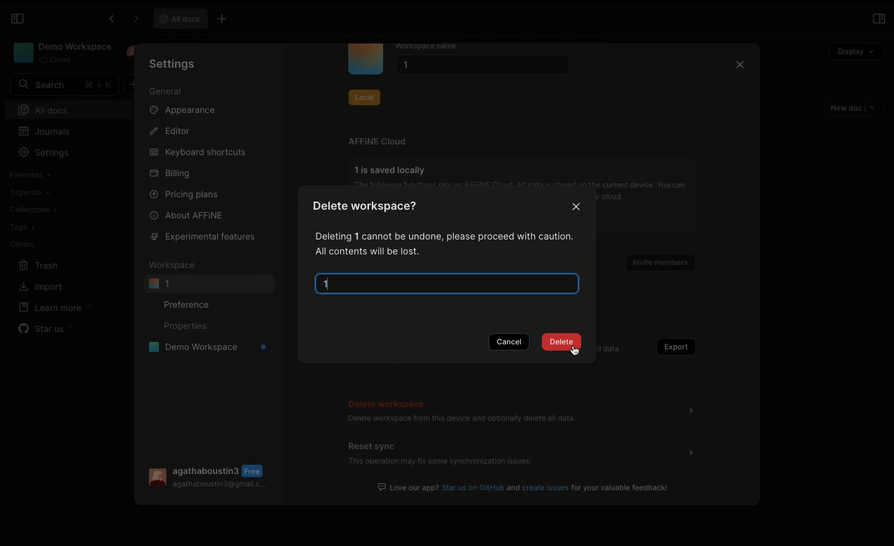  I want to click on Accordion, so click(691, 452).